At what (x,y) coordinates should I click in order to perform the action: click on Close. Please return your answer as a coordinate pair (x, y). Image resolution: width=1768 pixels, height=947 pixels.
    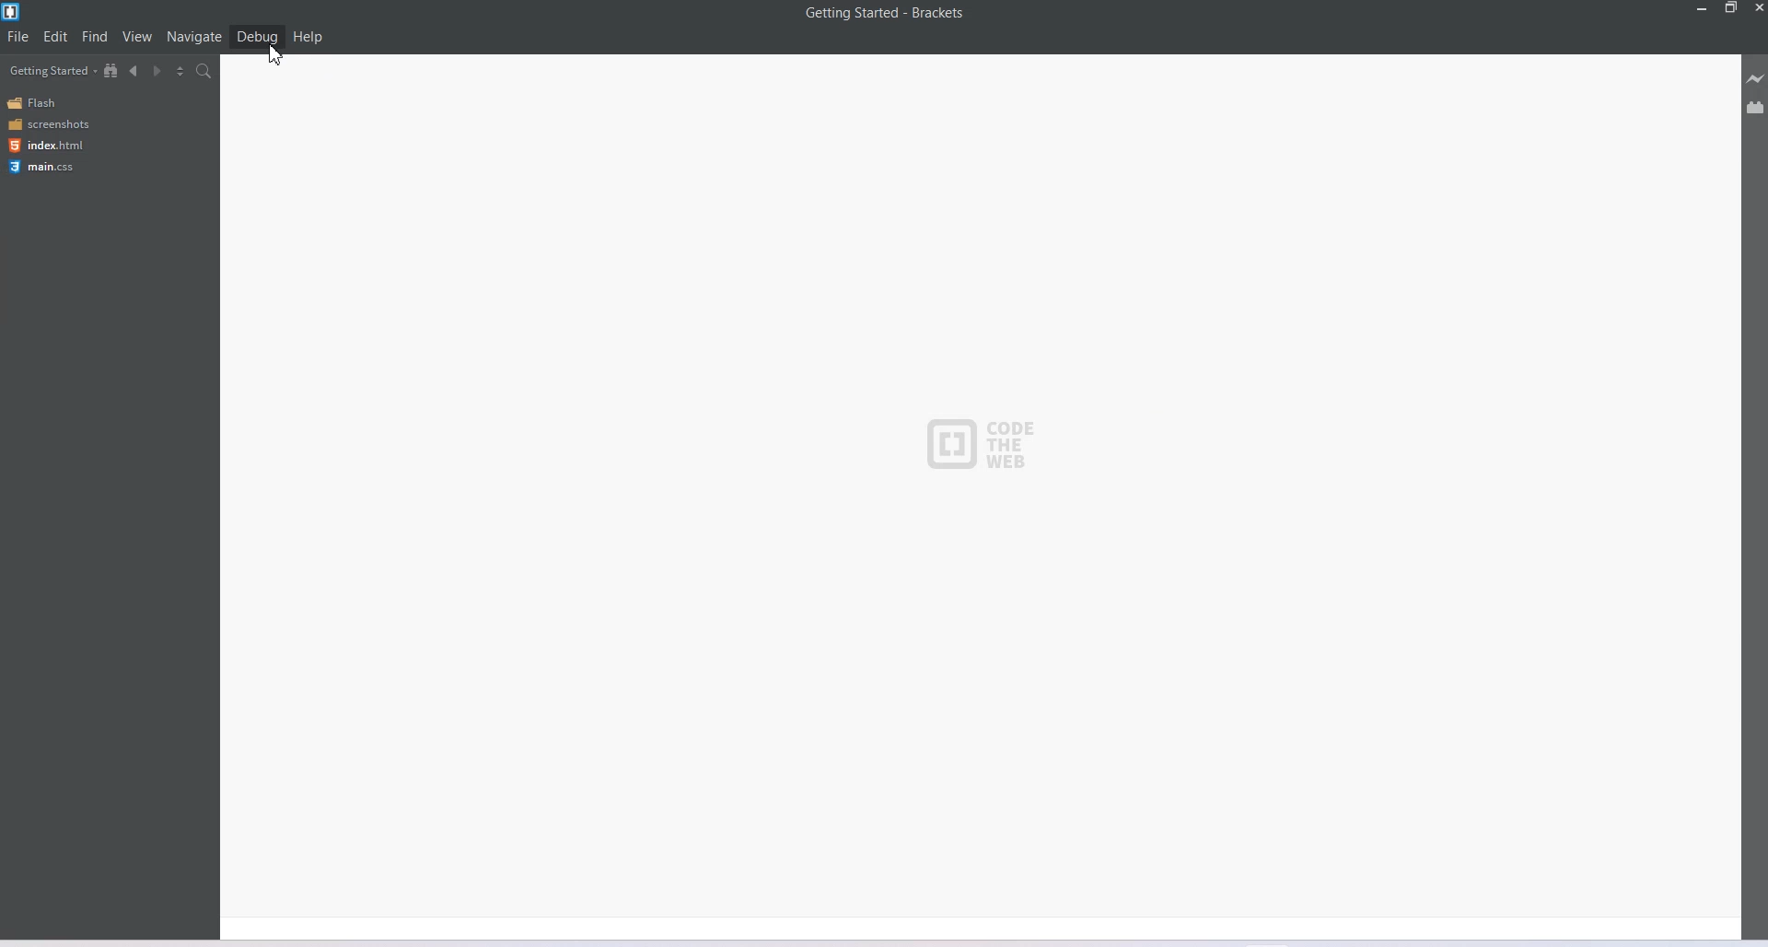
    Looking at the image, I should click on (1757, 8).